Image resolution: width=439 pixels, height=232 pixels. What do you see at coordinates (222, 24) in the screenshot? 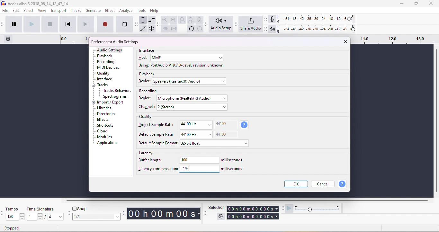
I see `audio set up` at bounding box center [222, 24].